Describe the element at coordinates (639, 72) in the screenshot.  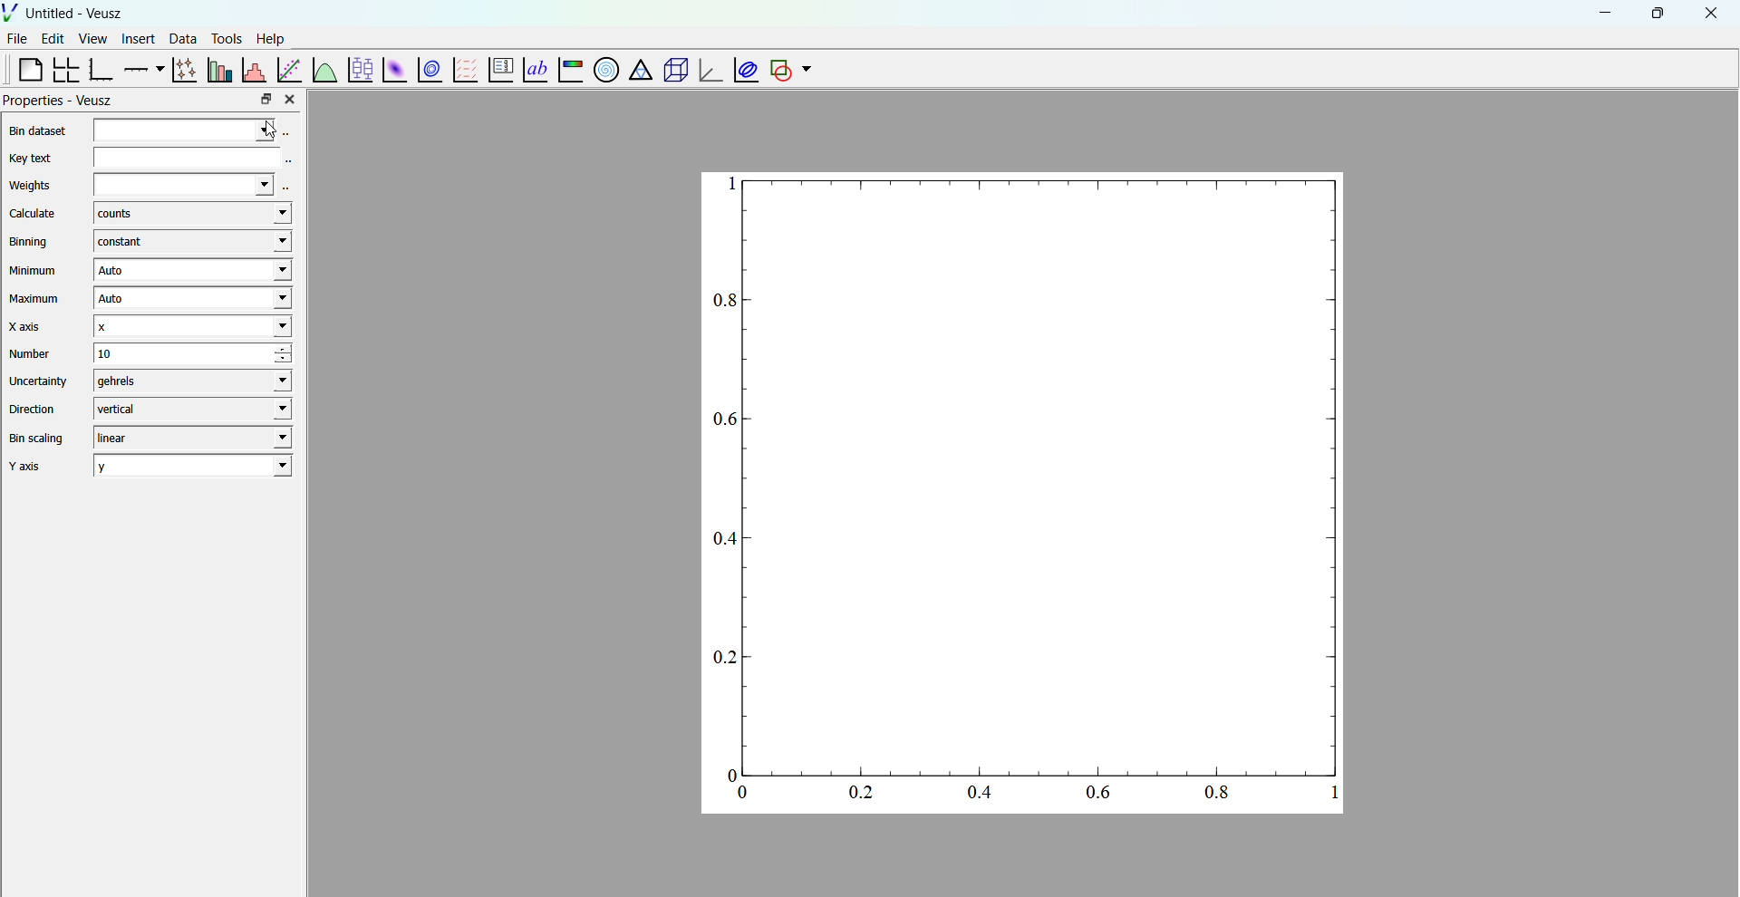
I see `ternary graph` at that location.